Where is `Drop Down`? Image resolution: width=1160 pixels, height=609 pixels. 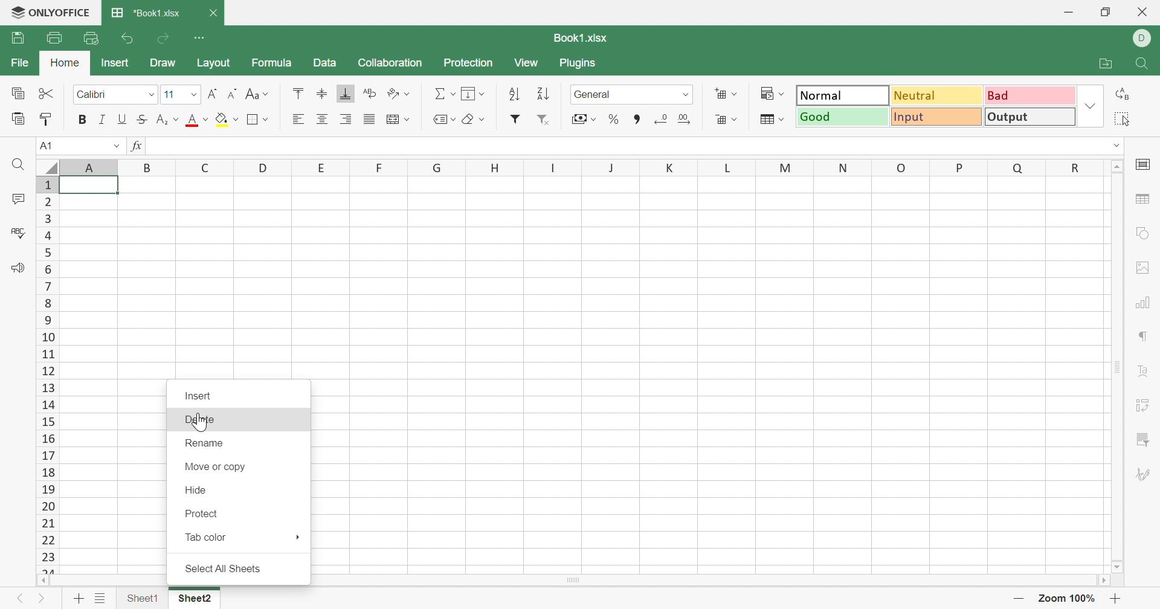 Drop Down is located at coordinates (268, 95).